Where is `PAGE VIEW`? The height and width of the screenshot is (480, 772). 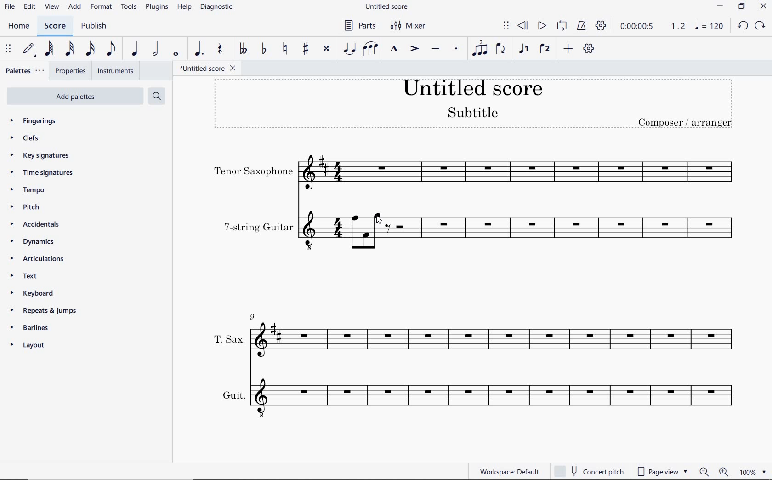 PAGE VIEW is located at coordinates (662, 471).